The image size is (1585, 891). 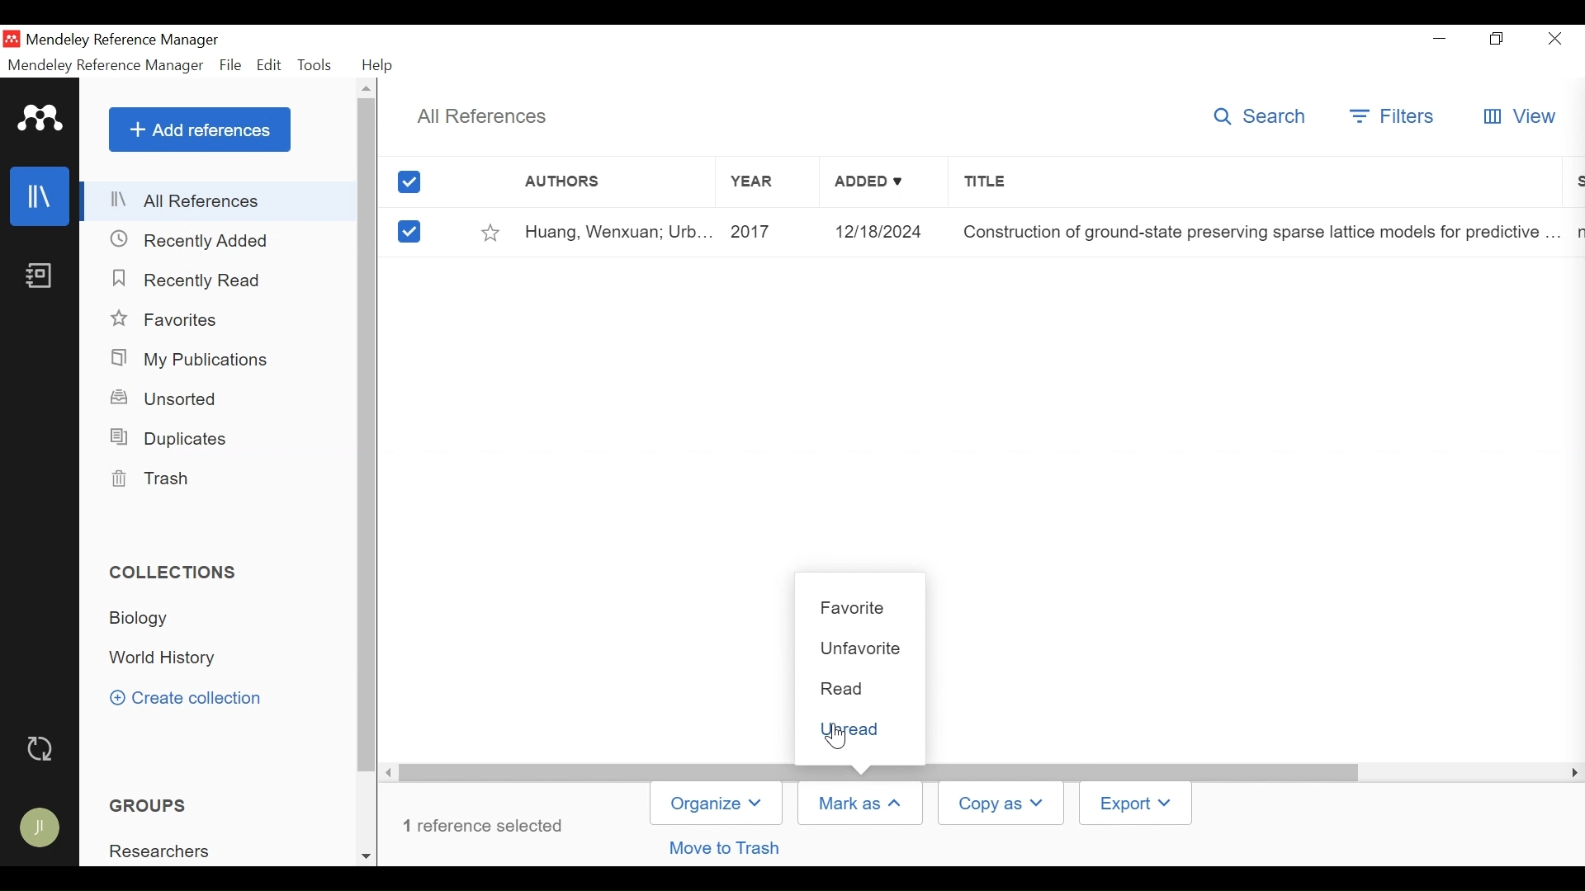 What do you see at coordinates (1259, 119) in the screenshot?
I see `Search` at bounding box center [1259, 119].